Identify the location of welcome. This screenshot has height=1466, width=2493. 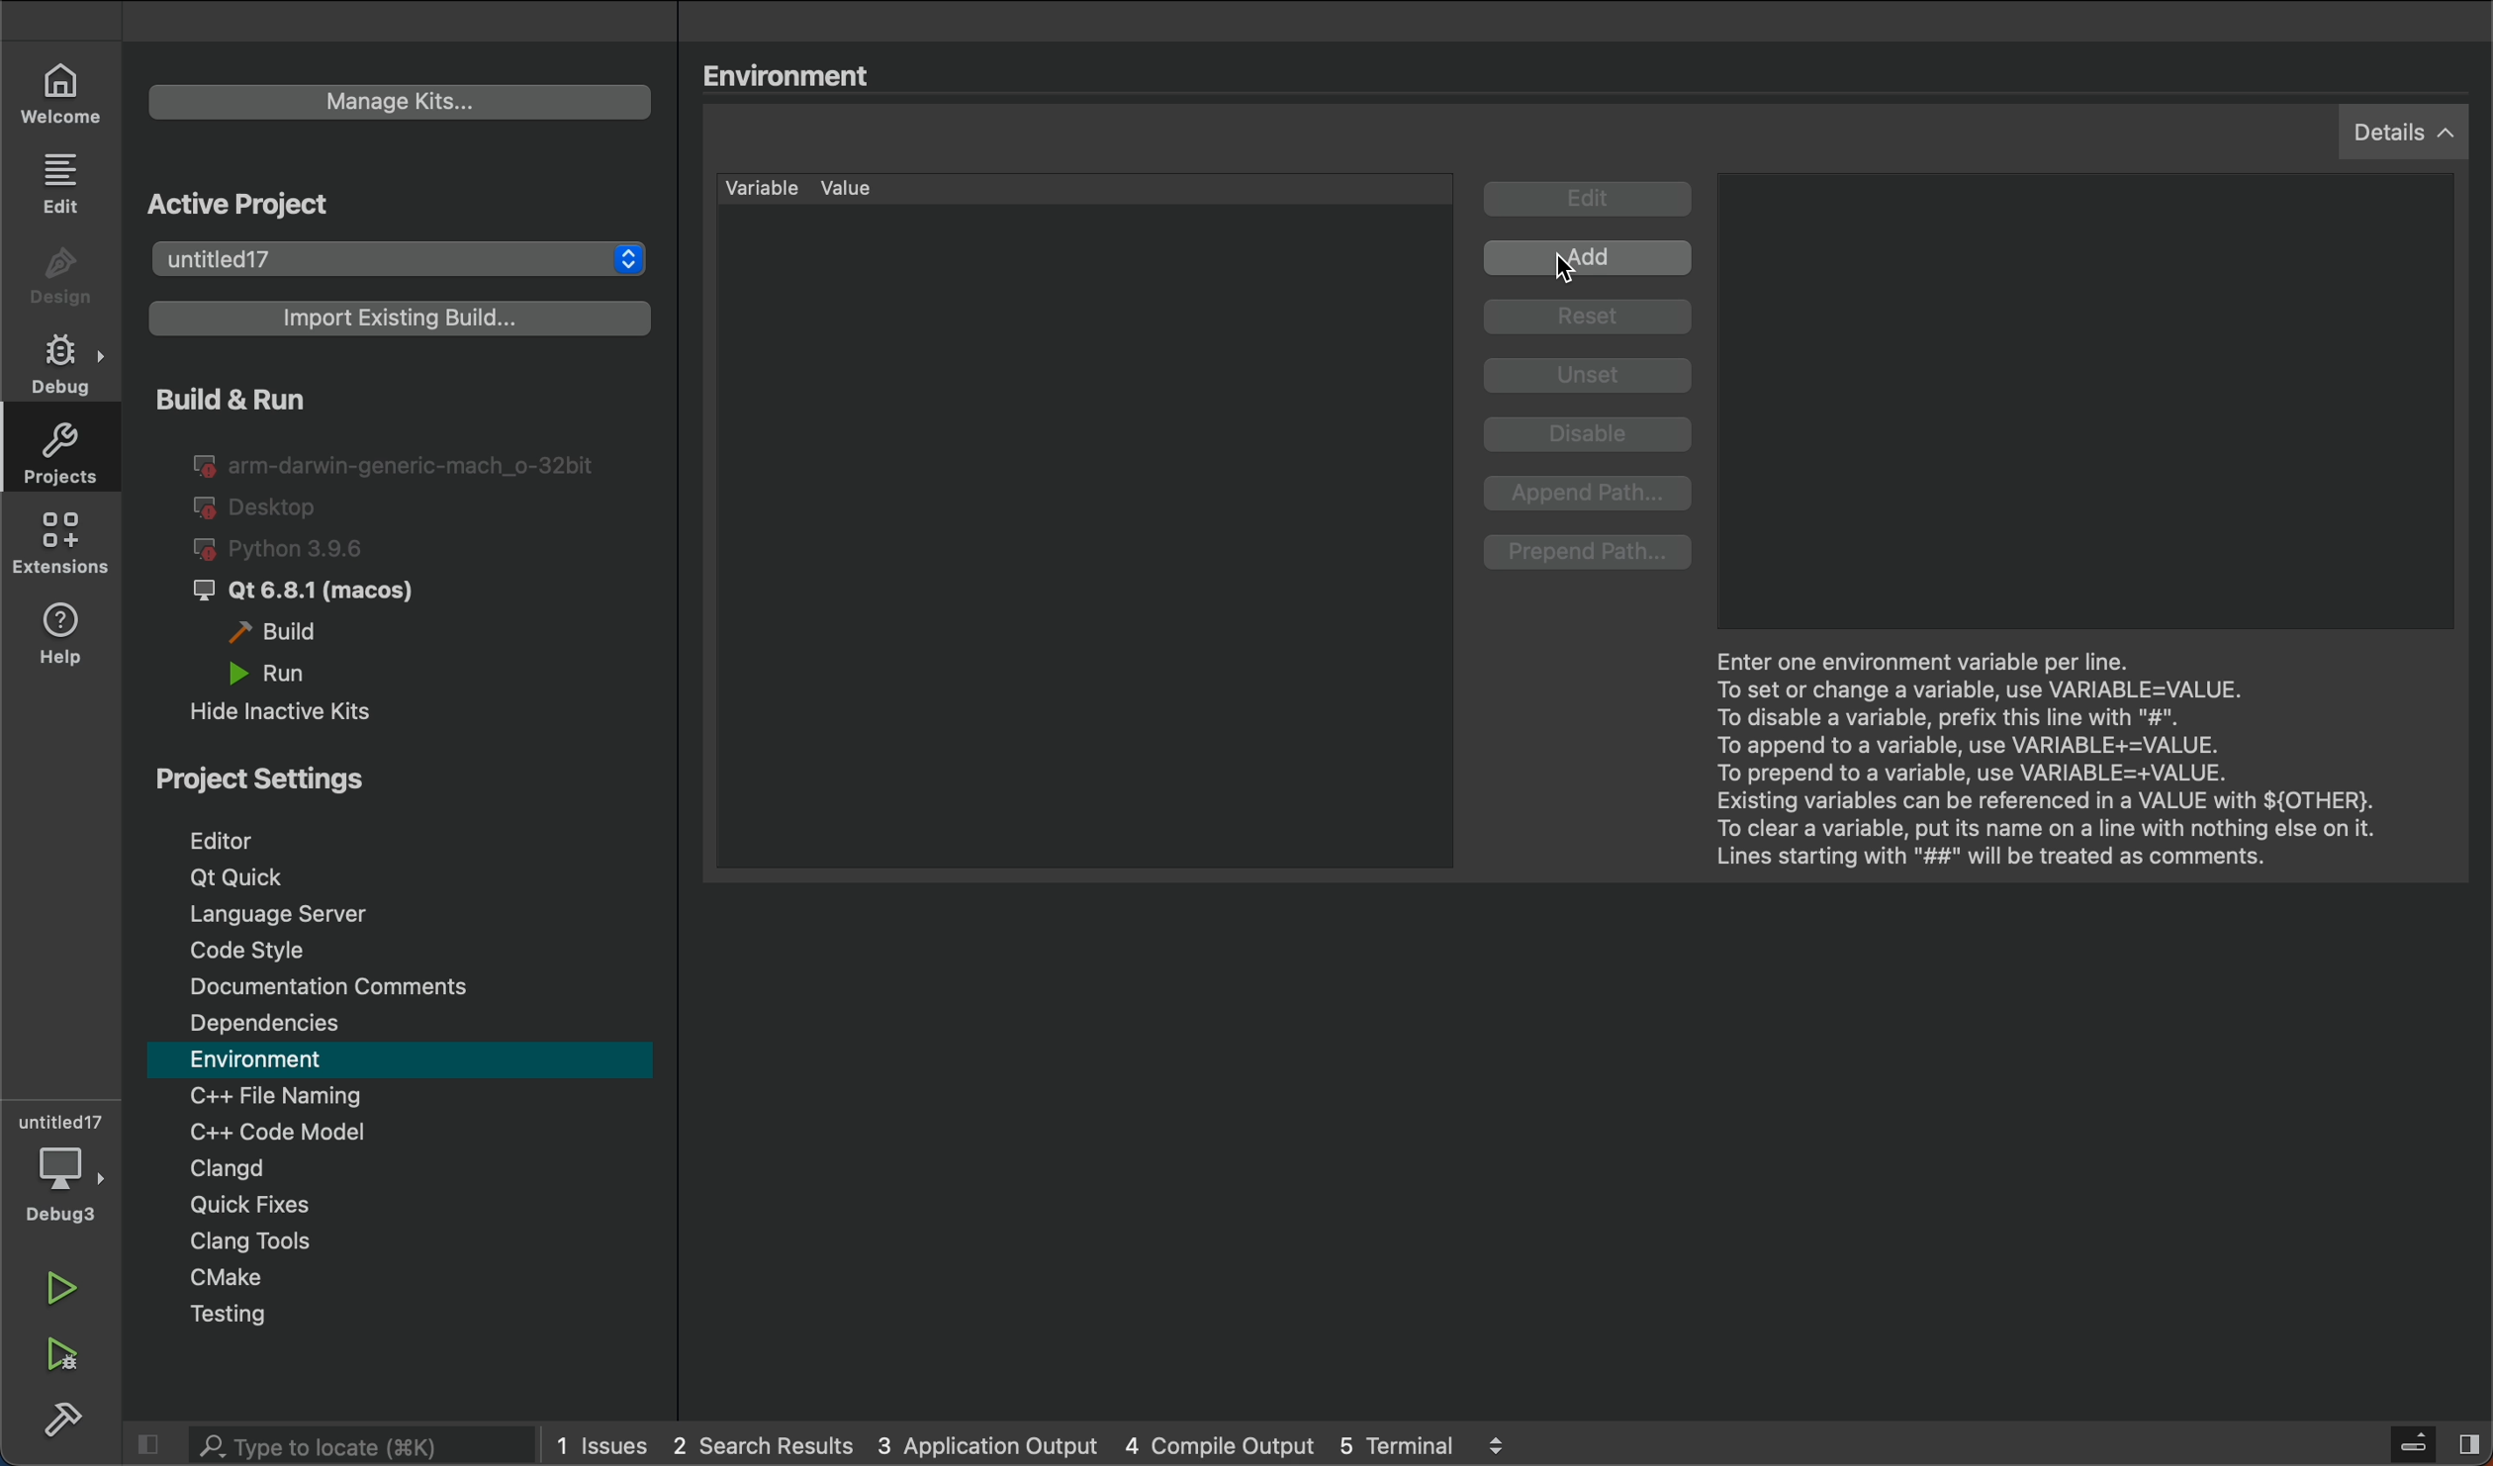
(62, 91).